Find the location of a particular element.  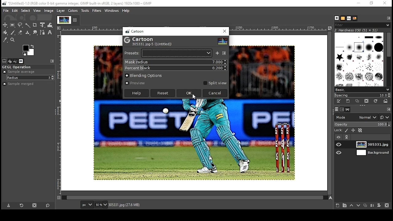

scroll bar is located at coordinates (388, 60).